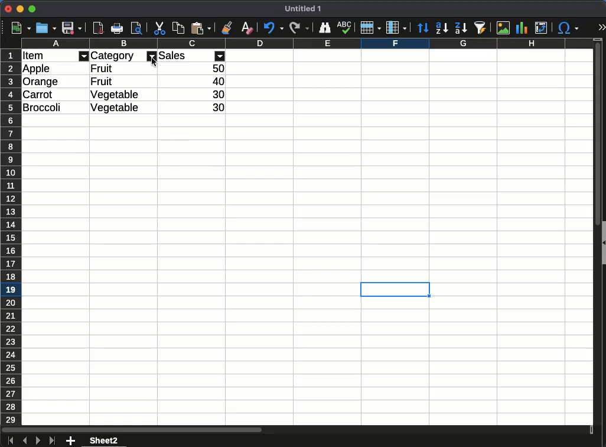 Image resolution: width=606 pixels, height=447 pixels. What do you see at coordinates (70, 441) in the screenshot?
I see `add` at bounding box center [70, 441].